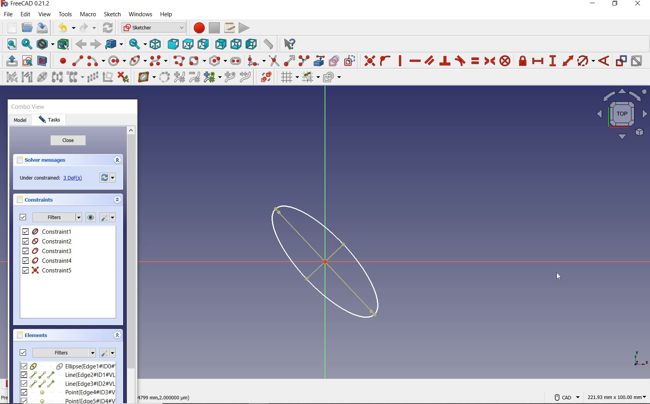  What do you see at coordinates (23, 352) in the screenshot?
I see `check to toggle filters` at bounding box center [23, 352].